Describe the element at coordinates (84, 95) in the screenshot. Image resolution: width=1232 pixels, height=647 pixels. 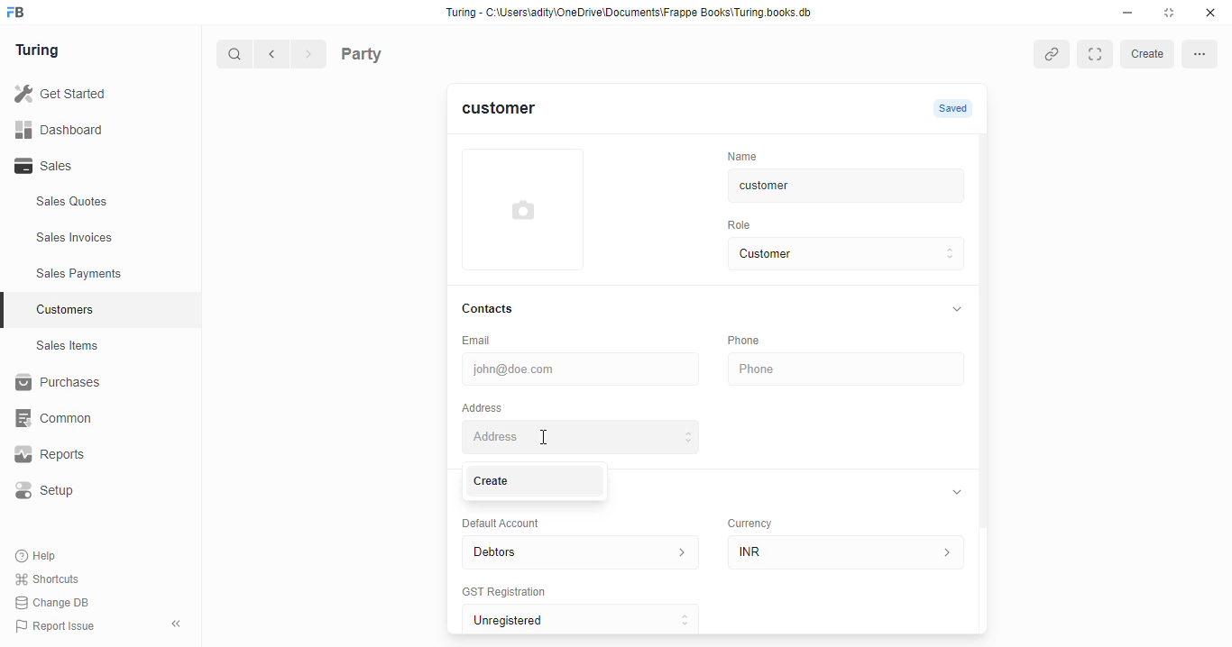
I see `Get Started` at that location.